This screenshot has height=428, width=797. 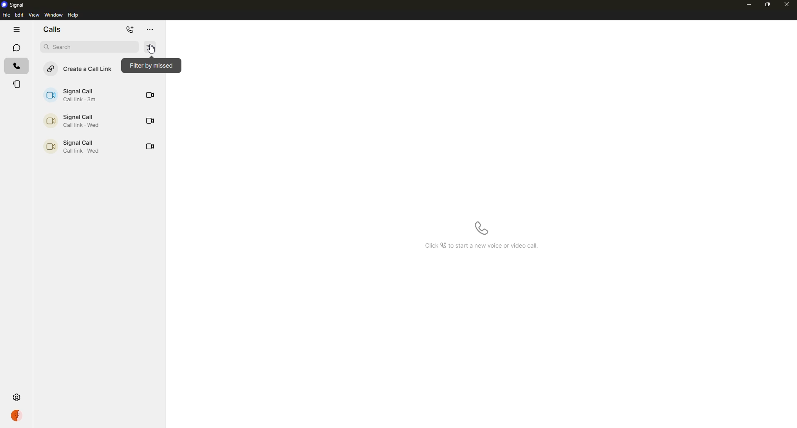 What do you see at coordinates (19, 15) in the screenshot?
I see `edit` at bounding box center [19, 15].